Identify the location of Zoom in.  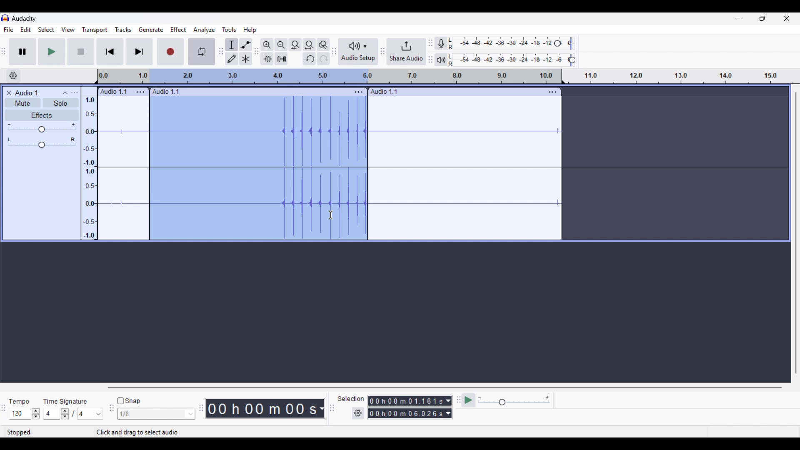
(267, 44).